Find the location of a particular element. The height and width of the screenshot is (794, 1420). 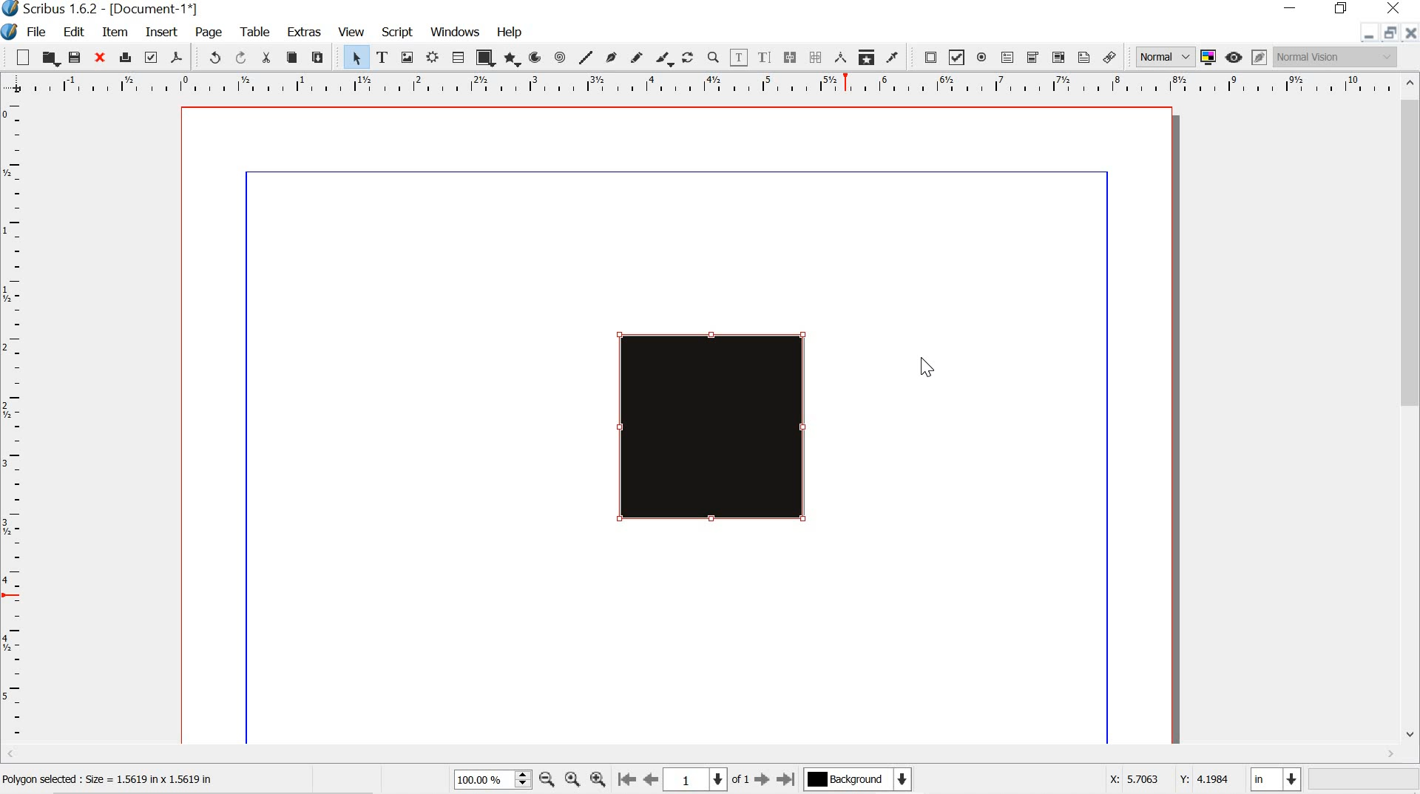

go to first page is located at coordinates (628, 781).